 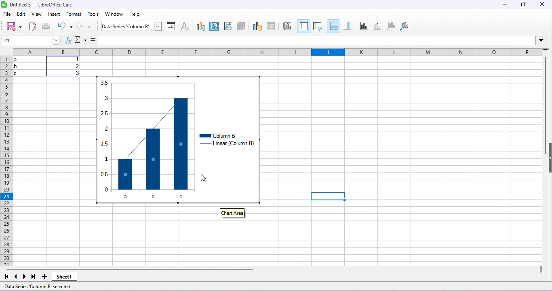 What do you see at coordinates (4, 276) in the screenshot?
I see `scroll to first sheet` at bounding box center [4, 276].